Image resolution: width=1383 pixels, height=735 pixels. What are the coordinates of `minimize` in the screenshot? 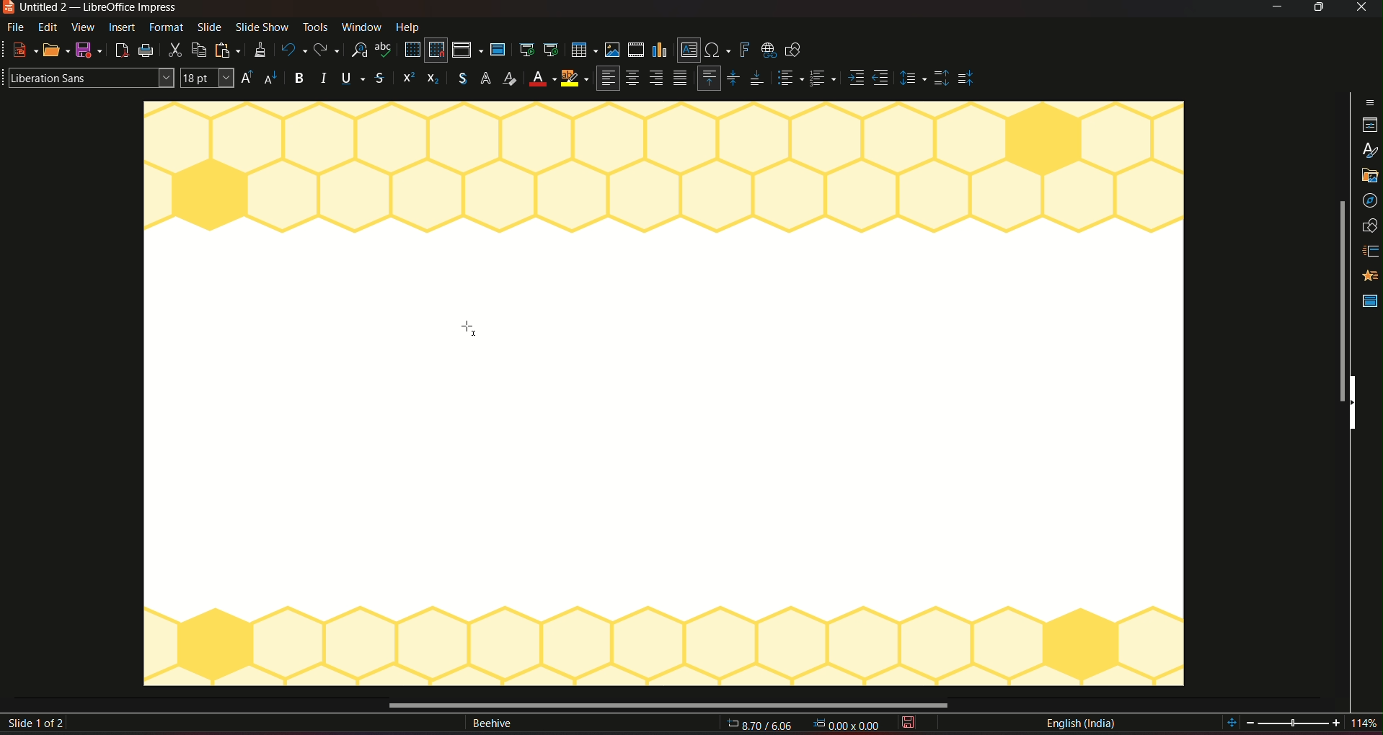 It's located at (1275, 9).